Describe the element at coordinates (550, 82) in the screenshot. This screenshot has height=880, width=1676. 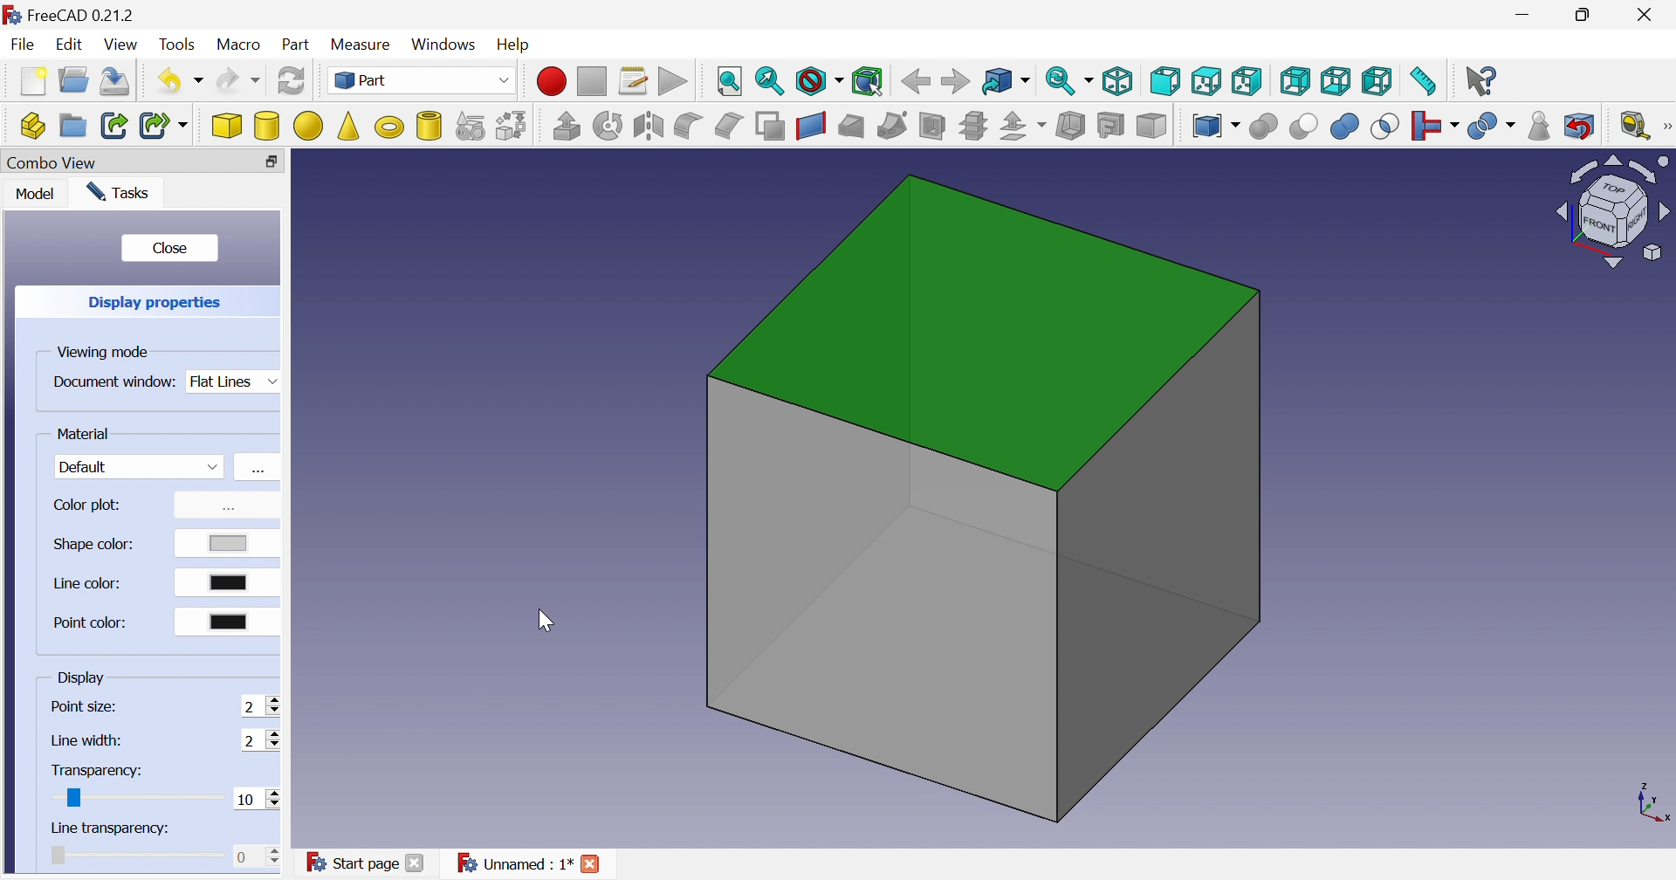
I see `Macro recording` at that location.